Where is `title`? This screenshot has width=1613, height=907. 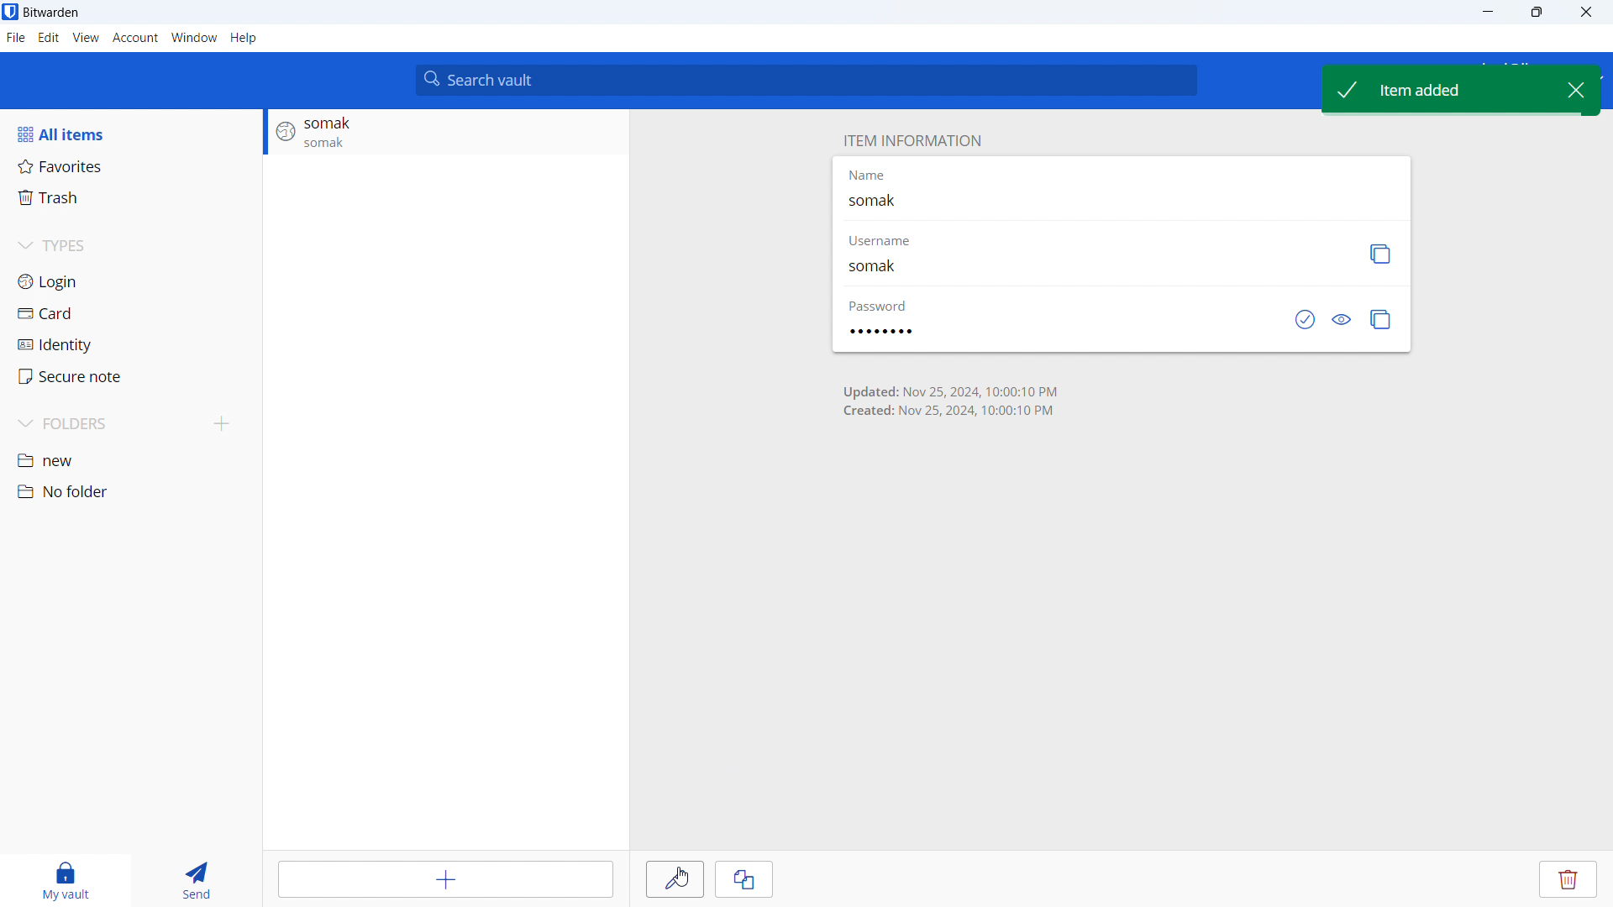 title is located at coordinates (51, 13).